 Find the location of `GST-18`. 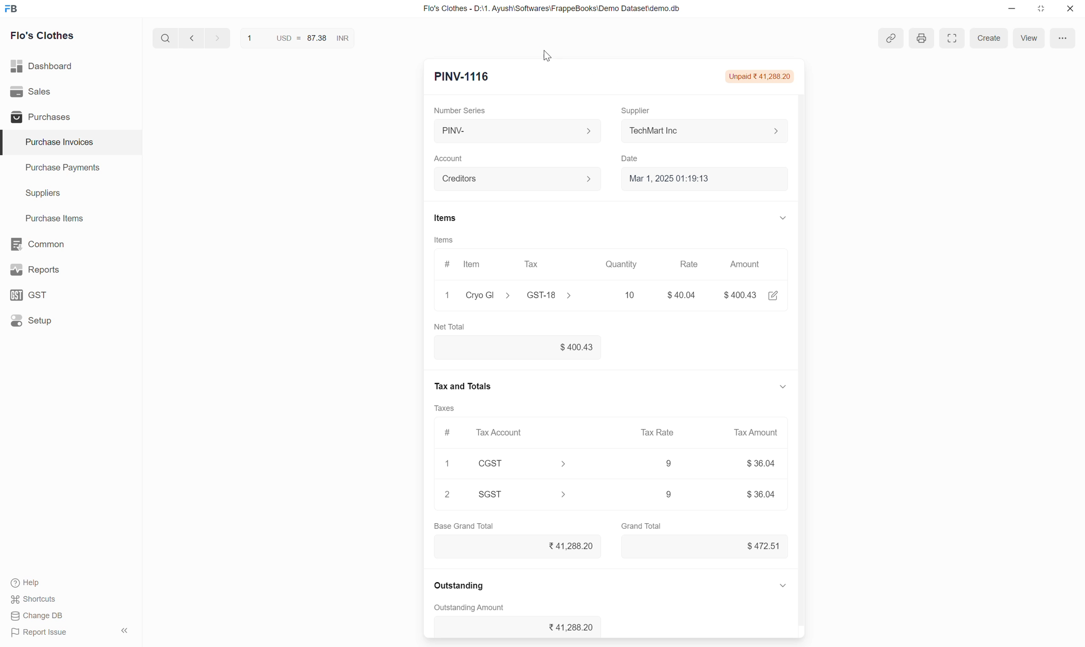

GST-18 is located at coordinates (548, 295).